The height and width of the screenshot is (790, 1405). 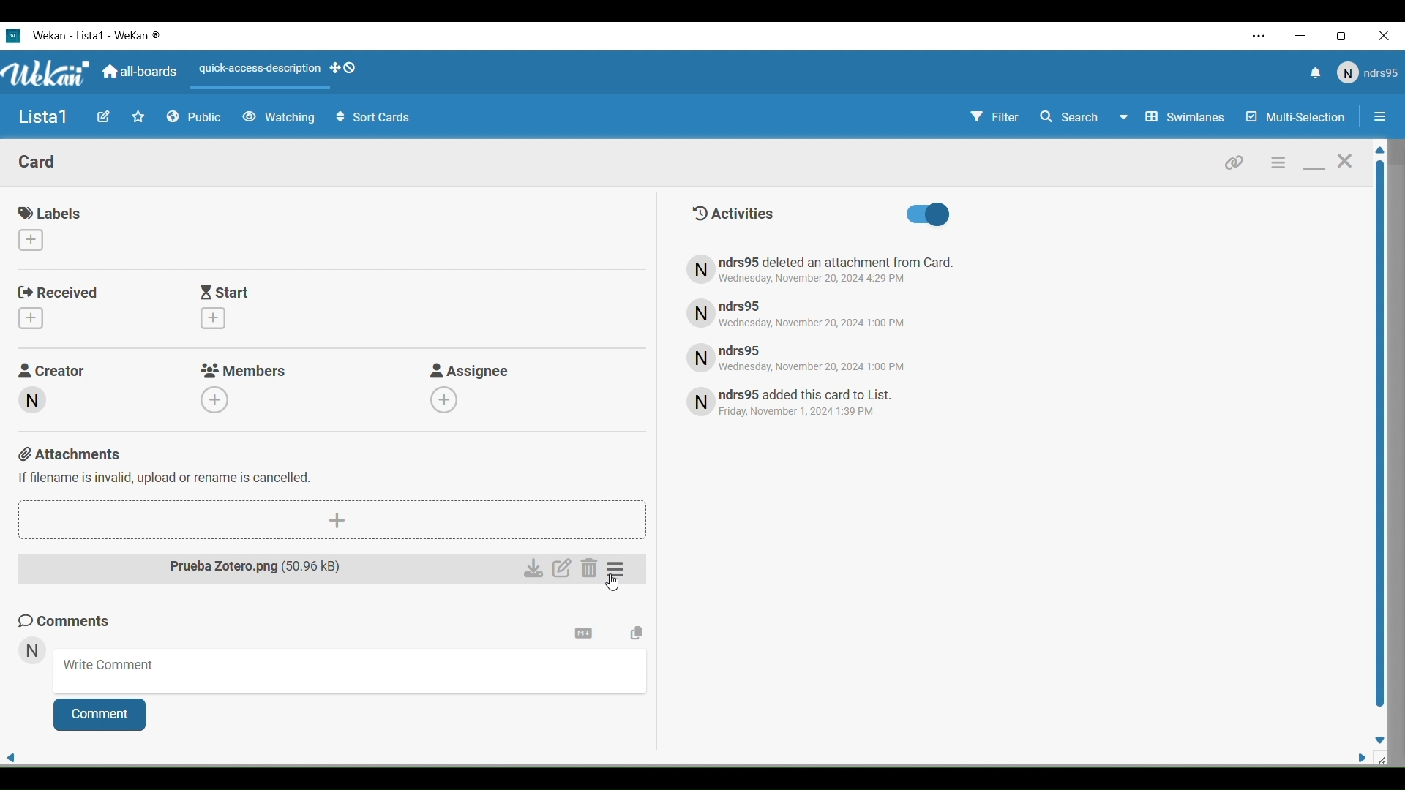 I want to click on Option, so click(x=1377, y=118).